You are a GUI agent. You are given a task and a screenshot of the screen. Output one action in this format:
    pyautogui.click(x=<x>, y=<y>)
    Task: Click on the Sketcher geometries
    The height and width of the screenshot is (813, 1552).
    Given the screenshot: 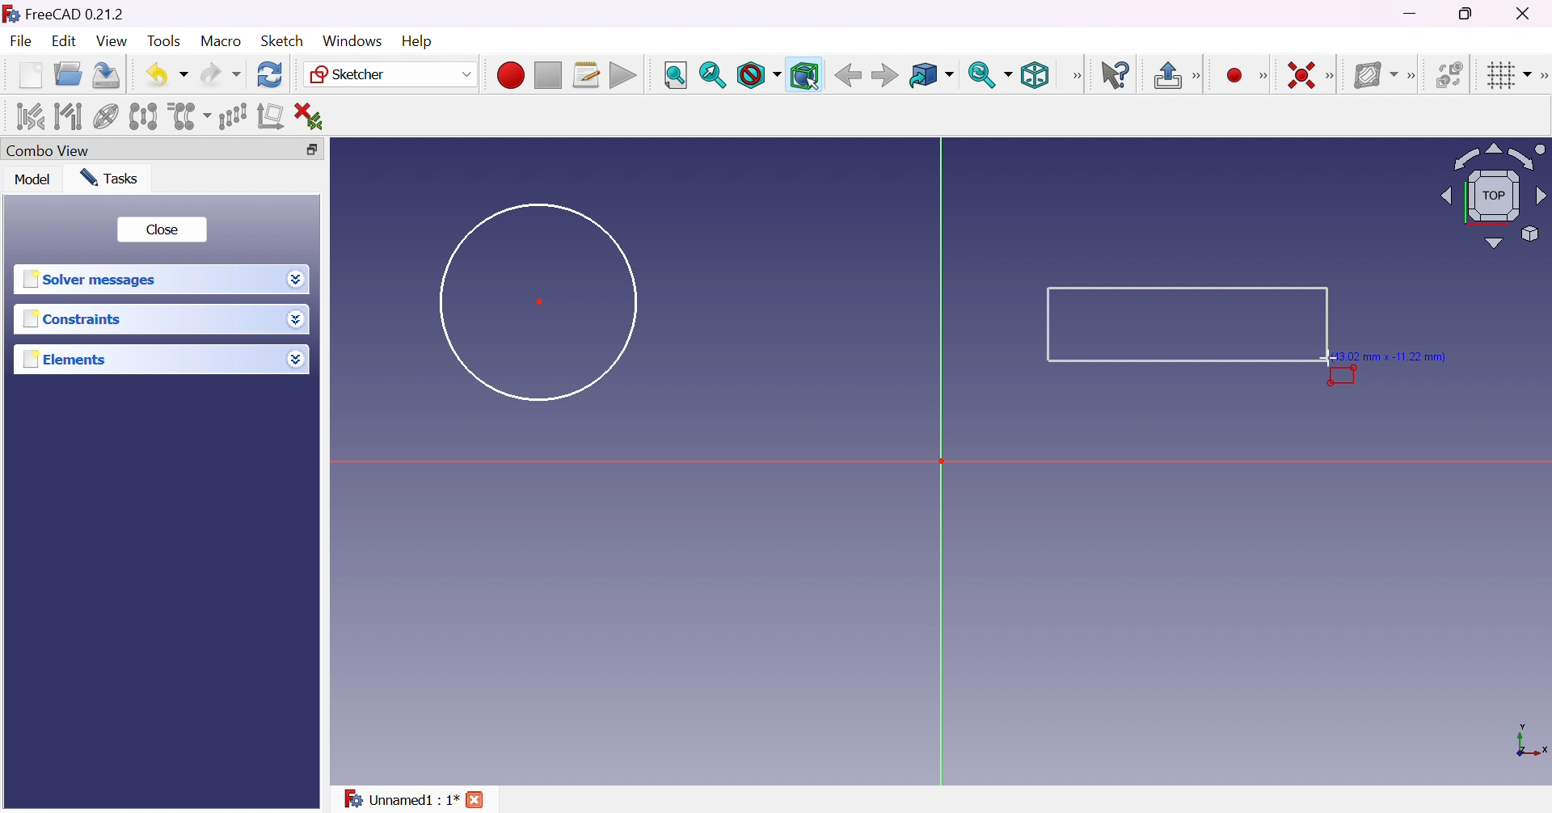 What is the action you would take?
    pyautogui.click(x=1263, y=77)
    